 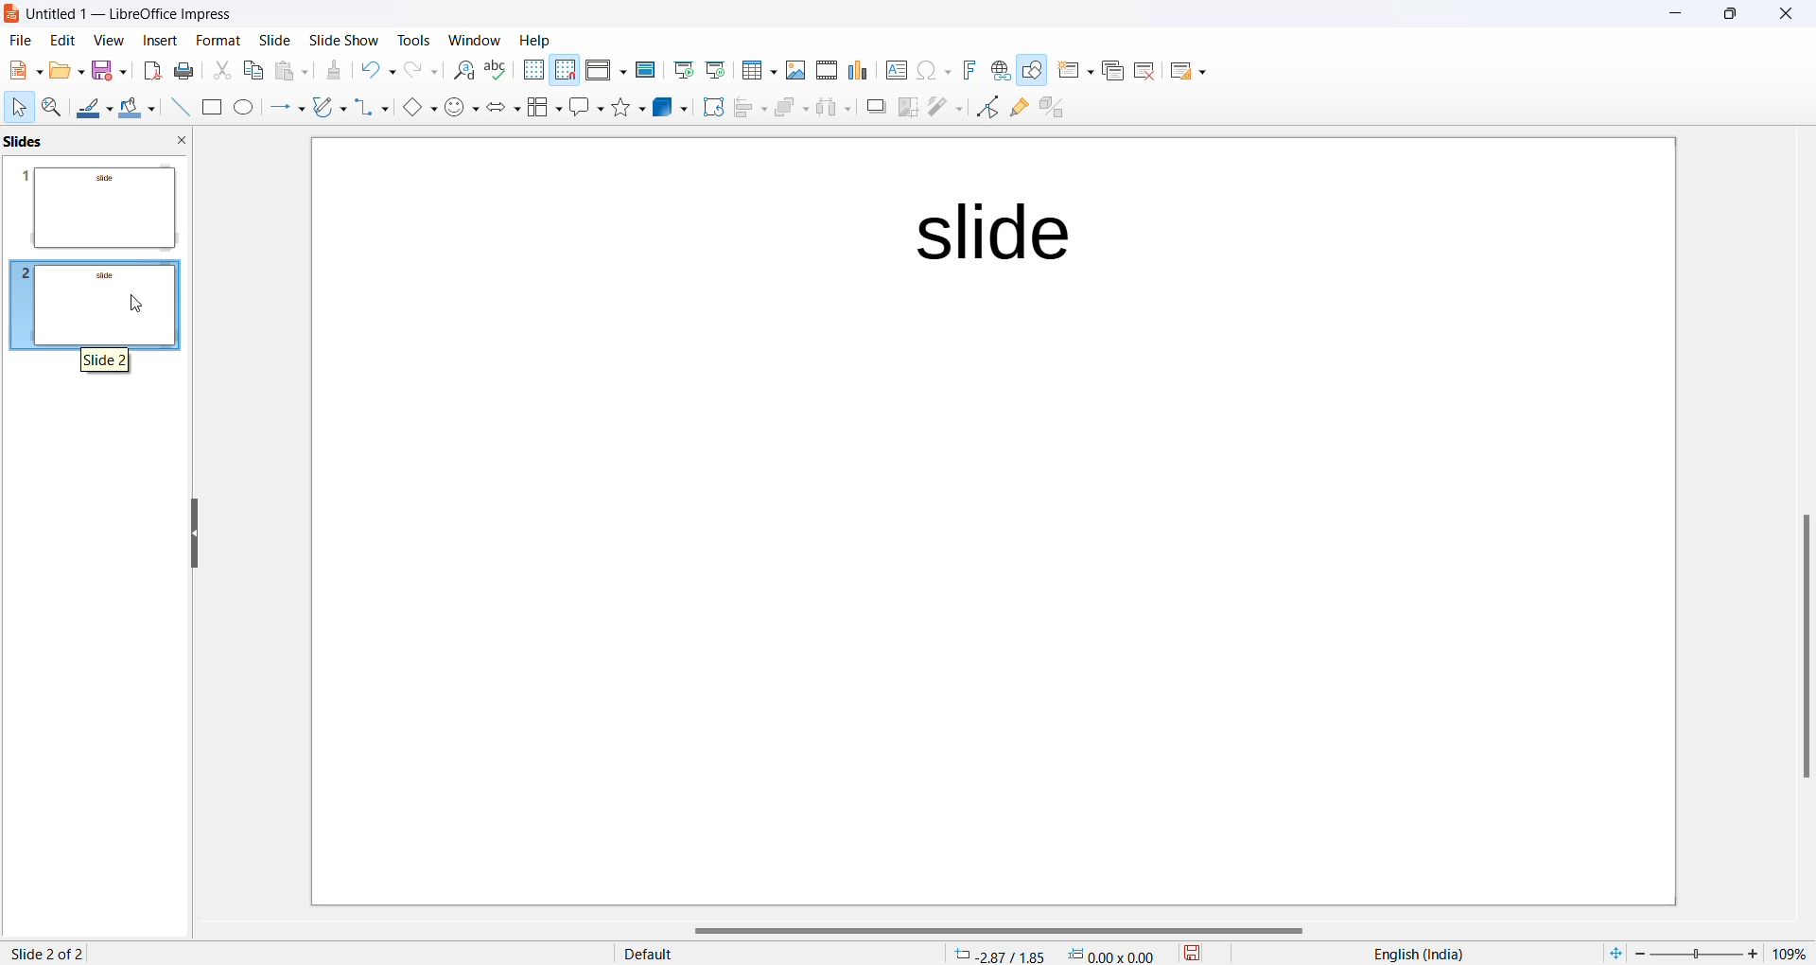 What do you see at coordinates (584, 108) in the screenshot?
I see `Call out shapes` at bounding box center [584, 108].